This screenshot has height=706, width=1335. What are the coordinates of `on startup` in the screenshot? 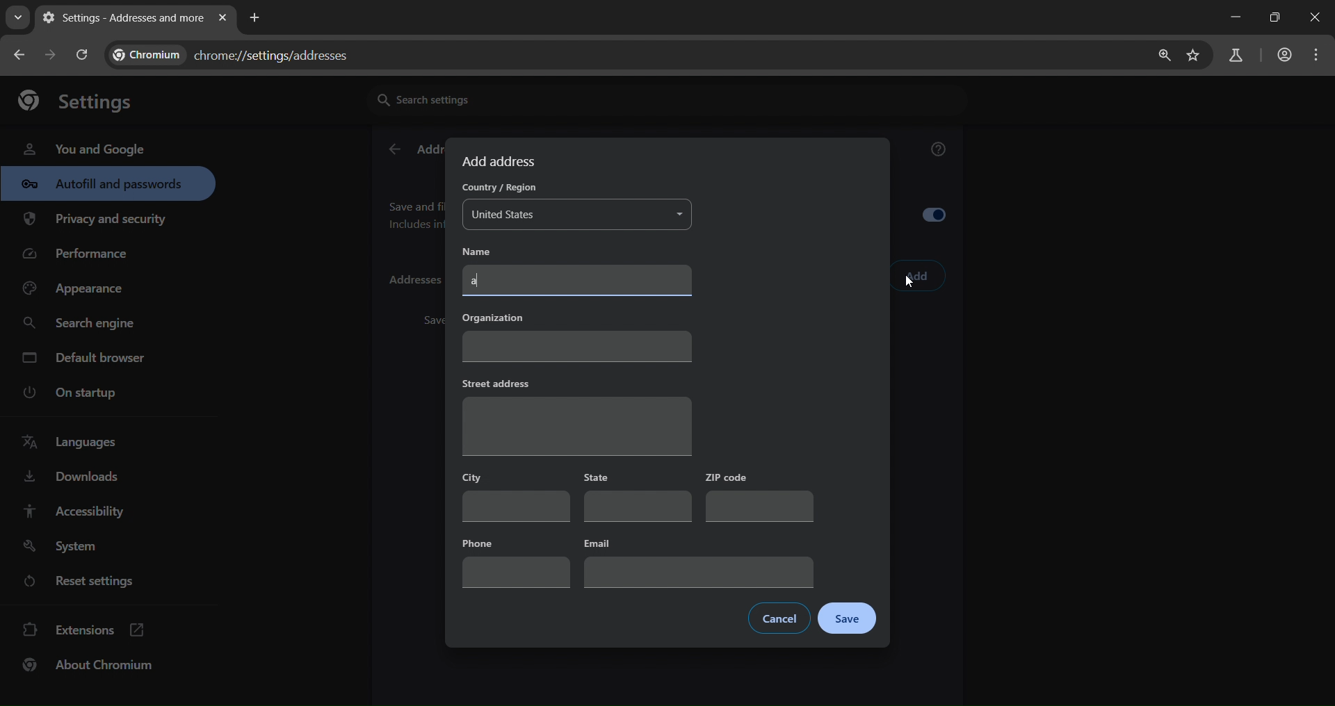 It's located at (79, 393).